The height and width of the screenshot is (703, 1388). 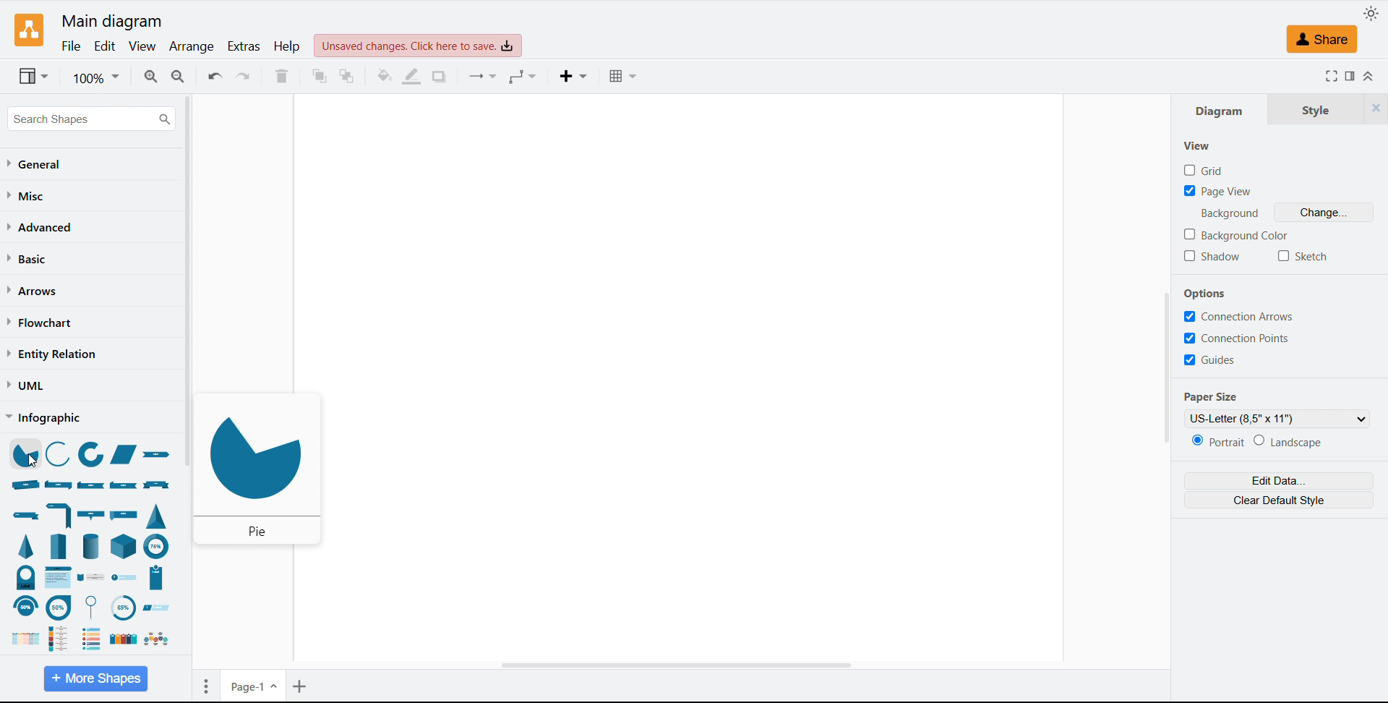 What do you see at coordinates (1376, 108) in the screenshot?
I see `Close tabs ` at bounding box center [1376, 108].